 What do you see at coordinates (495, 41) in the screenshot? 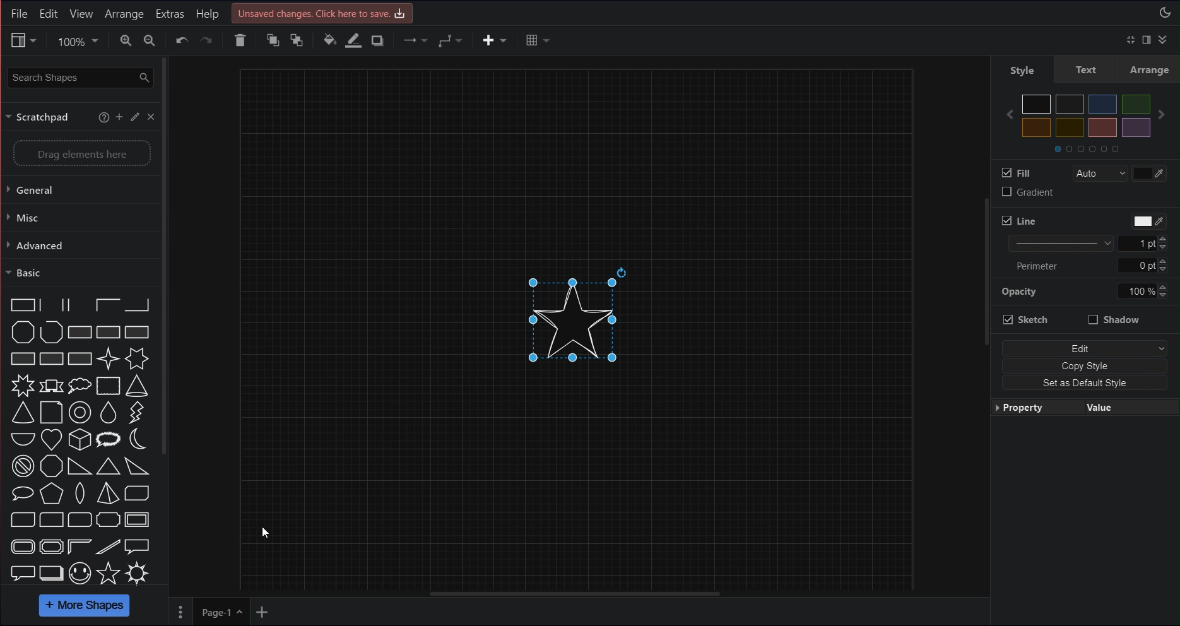
I see `Insert` at bounding box center [495, 41].